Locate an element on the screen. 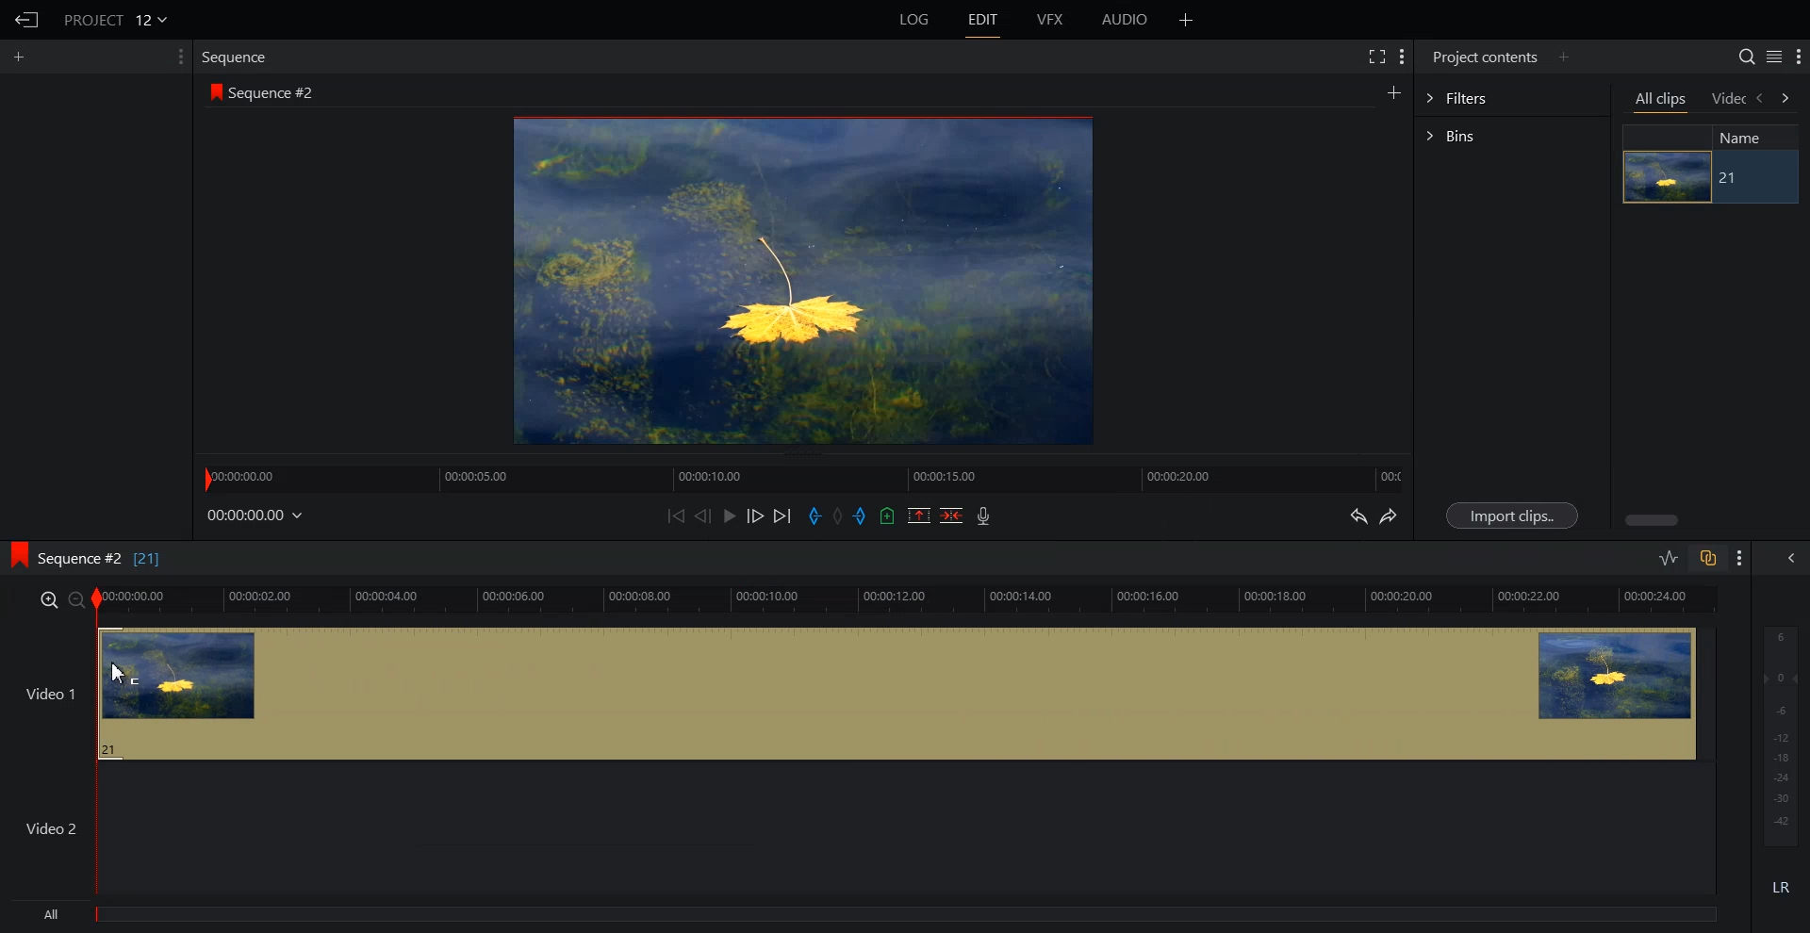 The image size is (1810, 933). Slider is located at coordinates (804, 477).